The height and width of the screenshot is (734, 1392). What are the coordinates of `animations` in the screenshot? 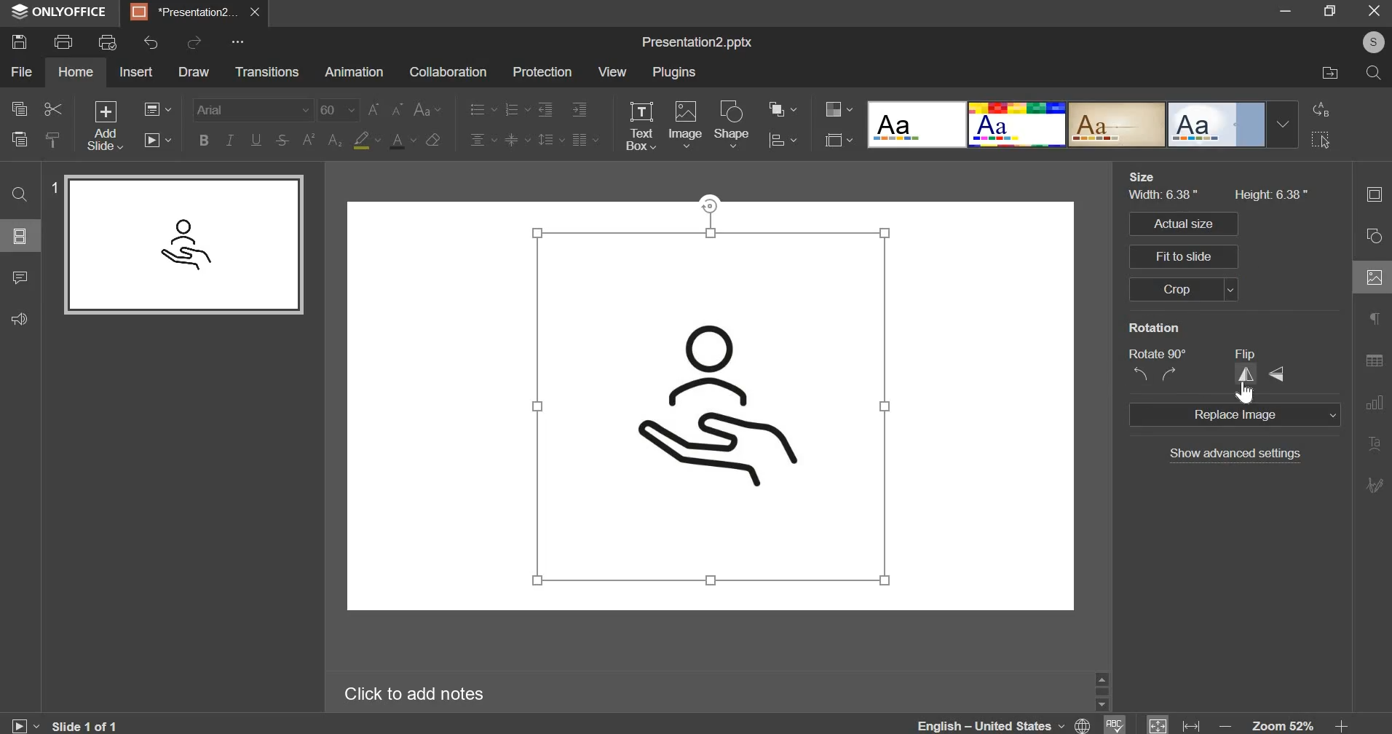 It's located at (352, 72).